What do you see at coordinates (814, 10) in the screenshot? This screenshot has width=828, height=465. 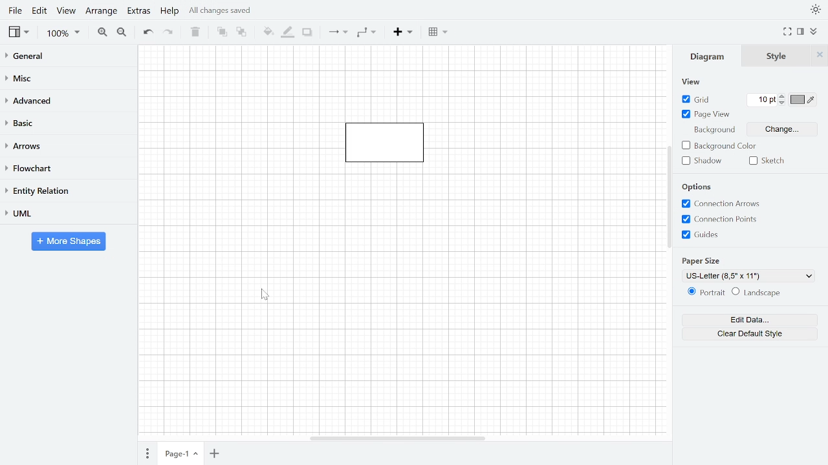 I see `Theme` at bounding box center [814, 10].